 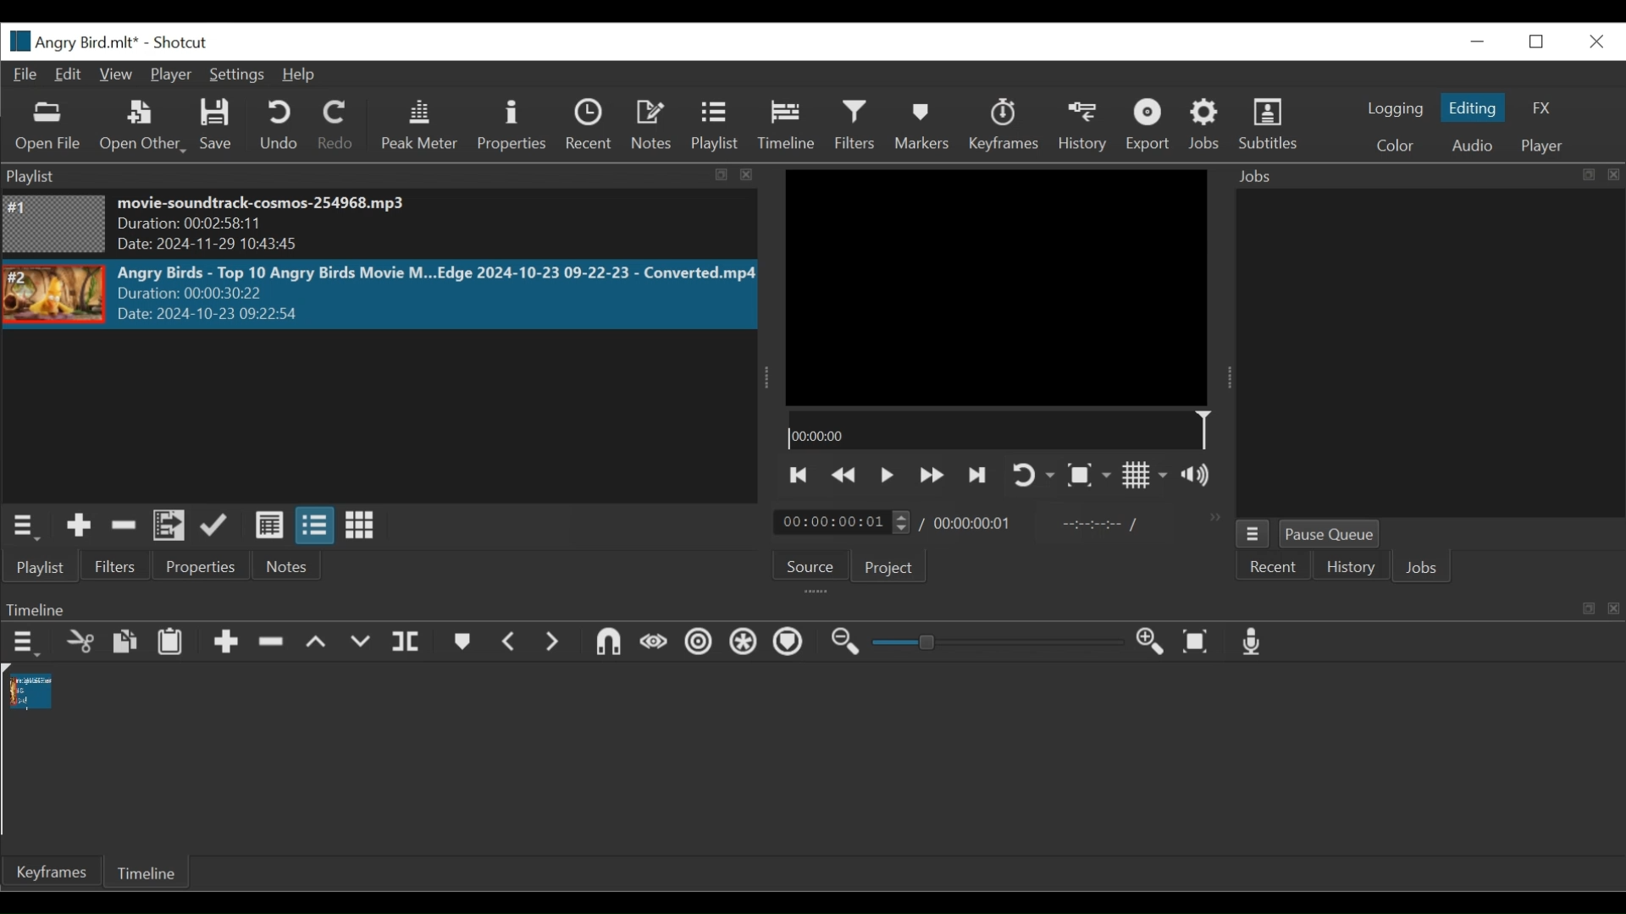 What do you see at coordinates (888, 476) in the screenshot?
I see `Toggle play or pause` at bounding box center [888, 476].